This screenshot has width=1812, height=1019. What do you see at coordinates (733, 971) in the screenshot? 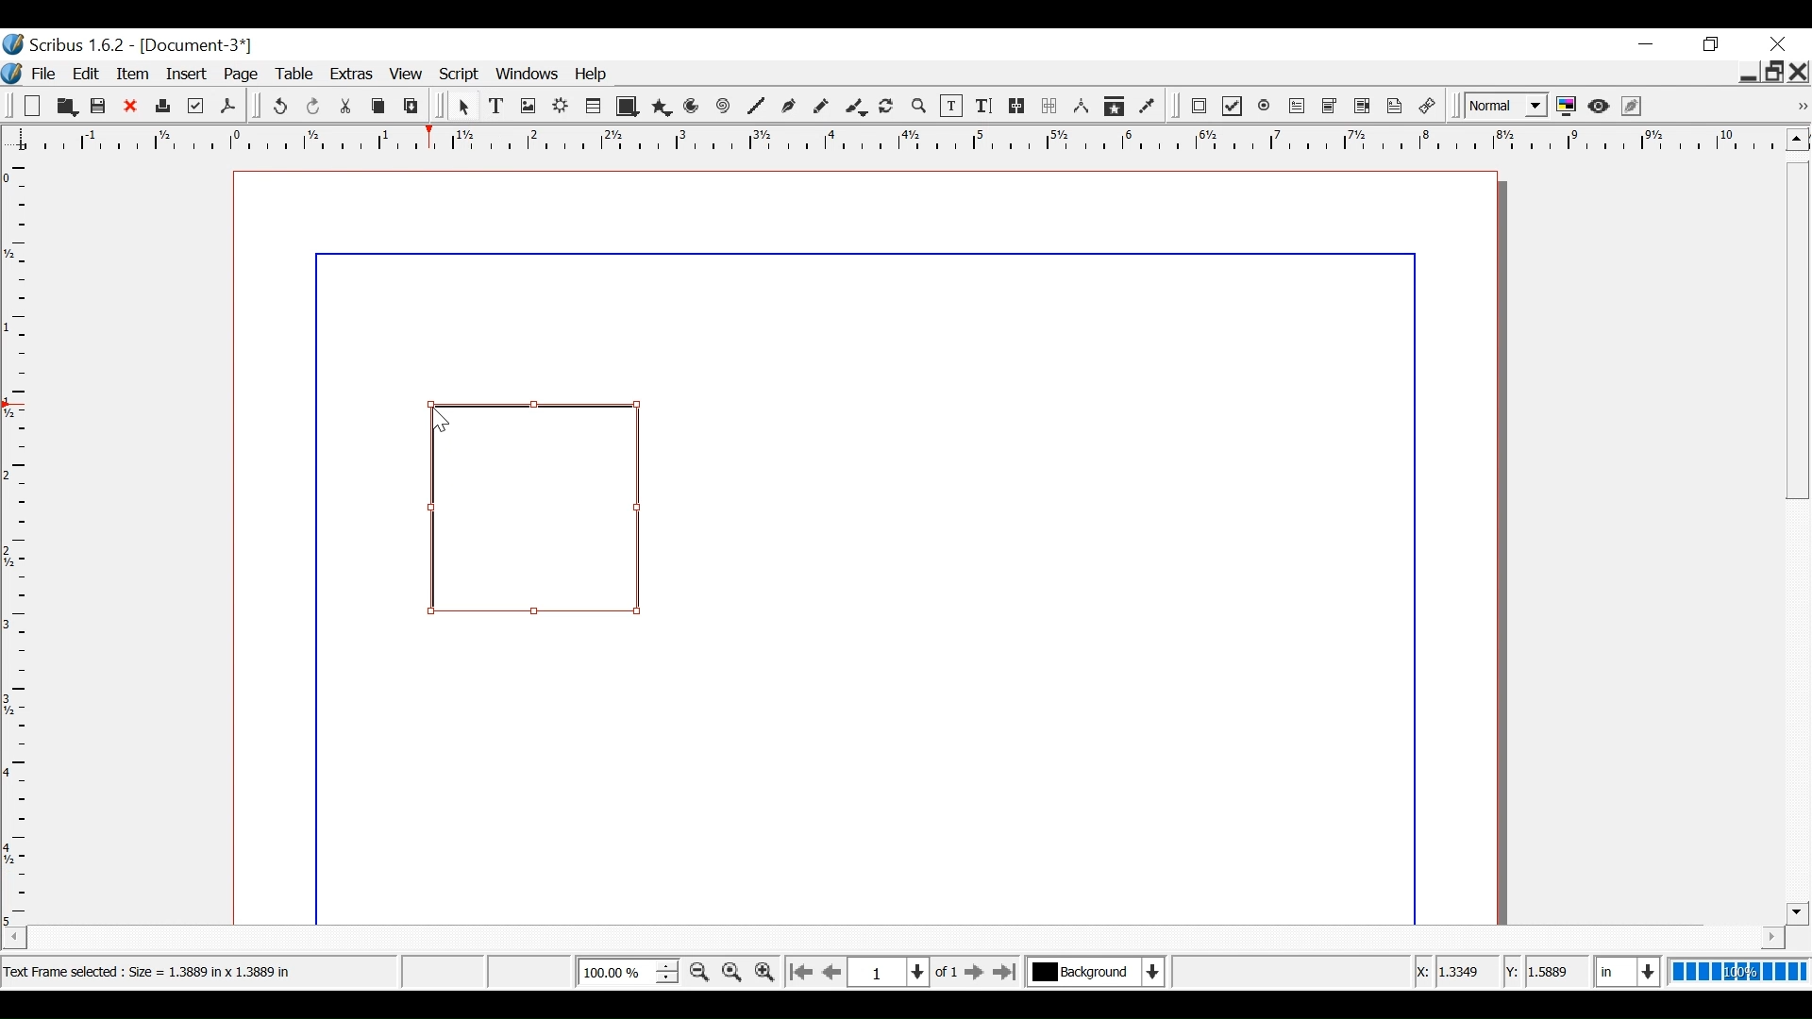
I see `Reset Zoom` at bounding box center [733, 971].